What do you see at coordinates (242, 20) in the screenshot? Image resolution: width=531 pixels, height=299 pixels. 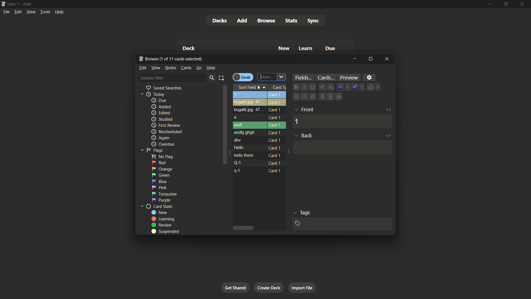 I see `add` at bounding box center [242, 20].